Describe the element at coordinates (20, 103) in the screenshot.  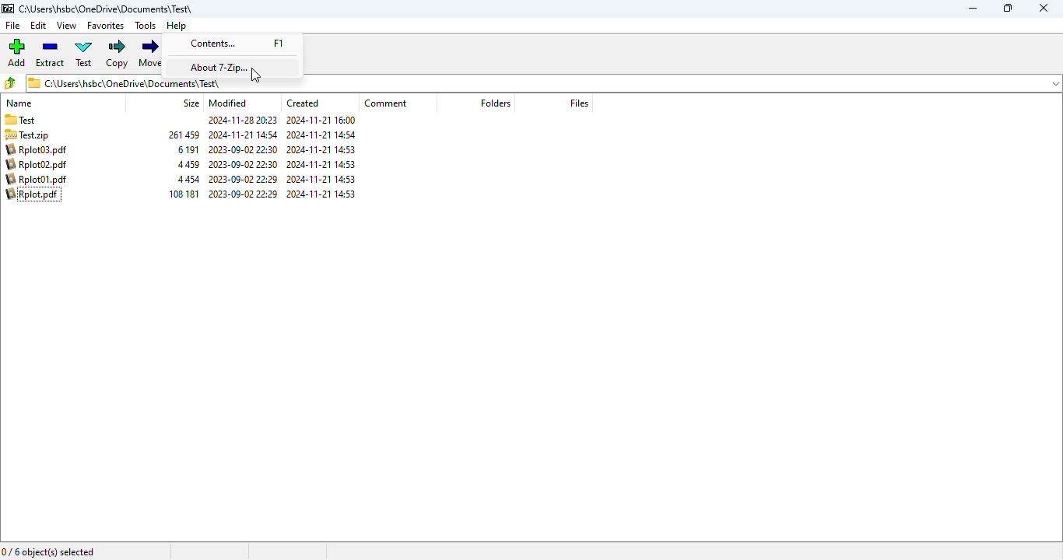
I see `name` at that location.